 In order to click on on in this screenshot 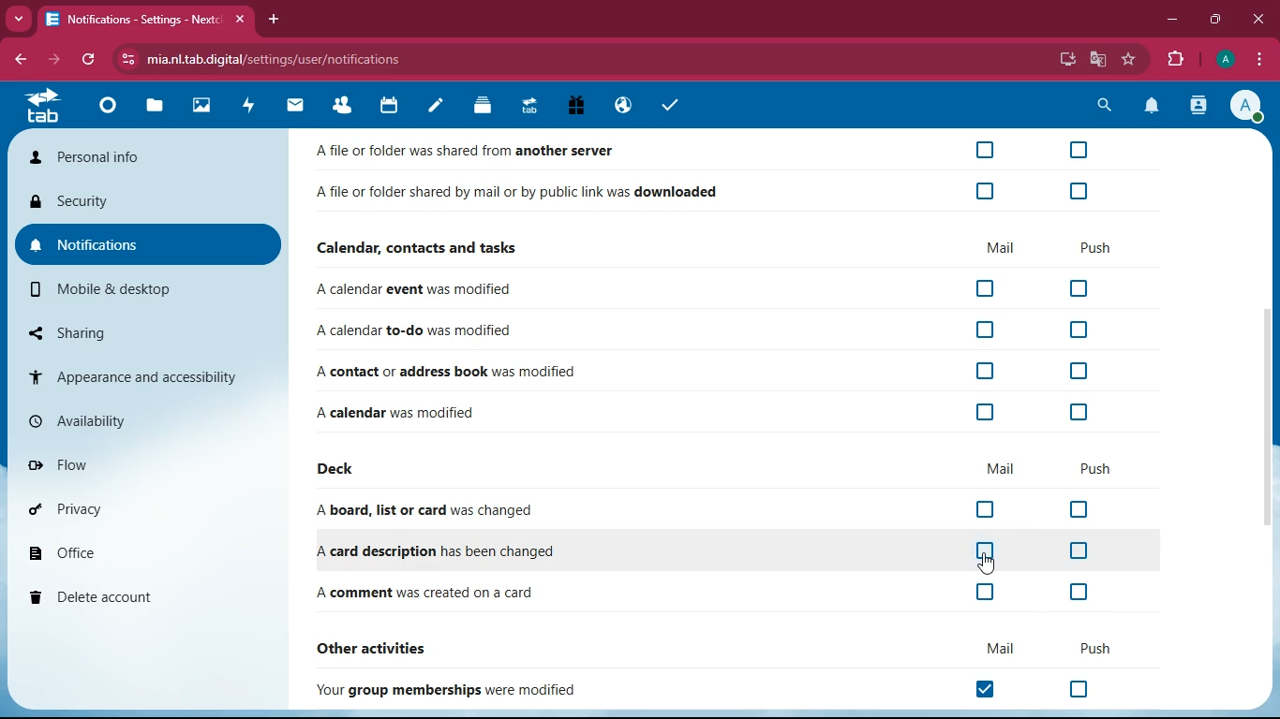, I will do `click(991, 690)`.